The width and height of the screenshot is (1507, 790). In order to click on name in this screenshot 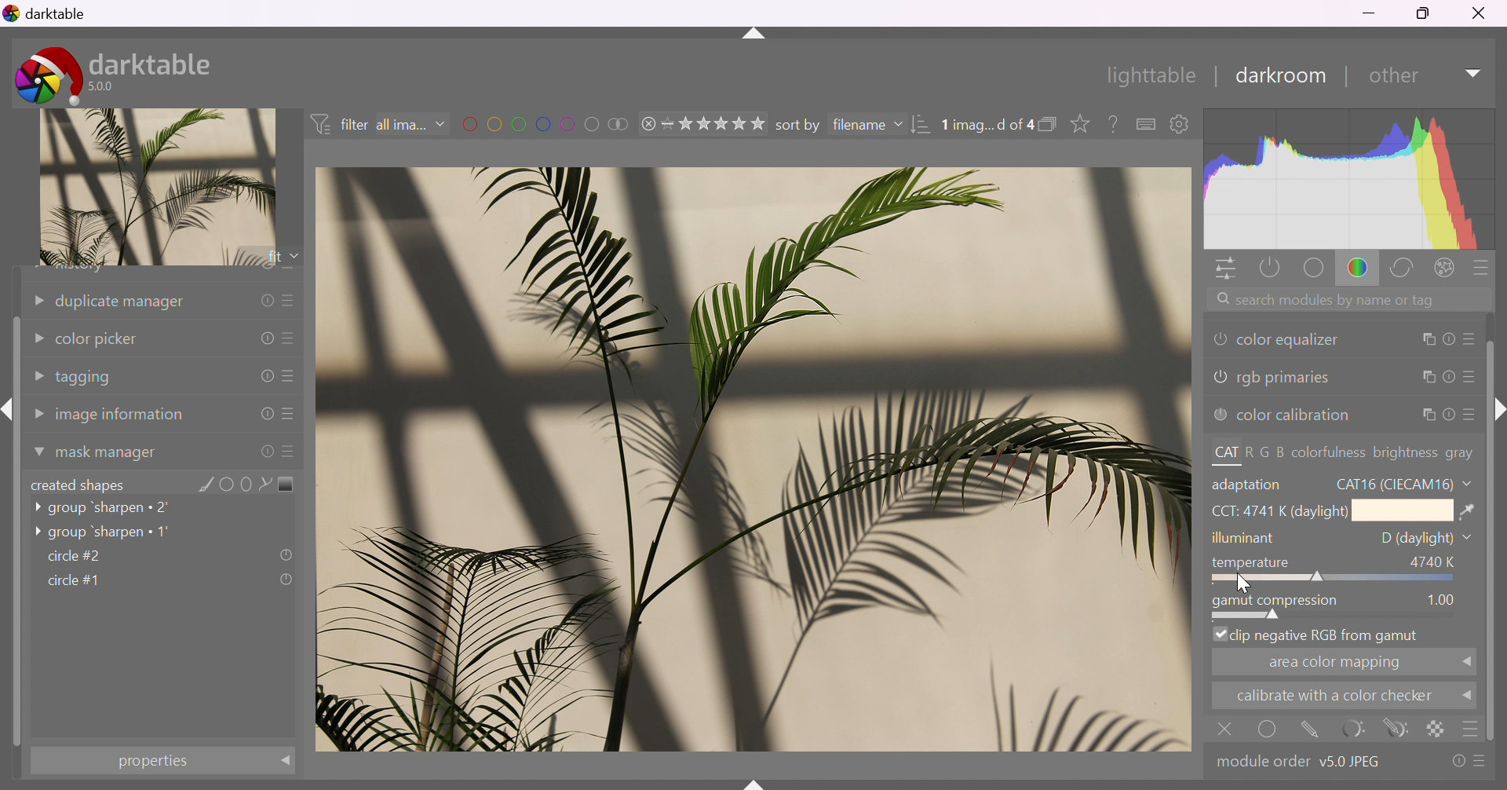, I will do `click(761, 783)`.